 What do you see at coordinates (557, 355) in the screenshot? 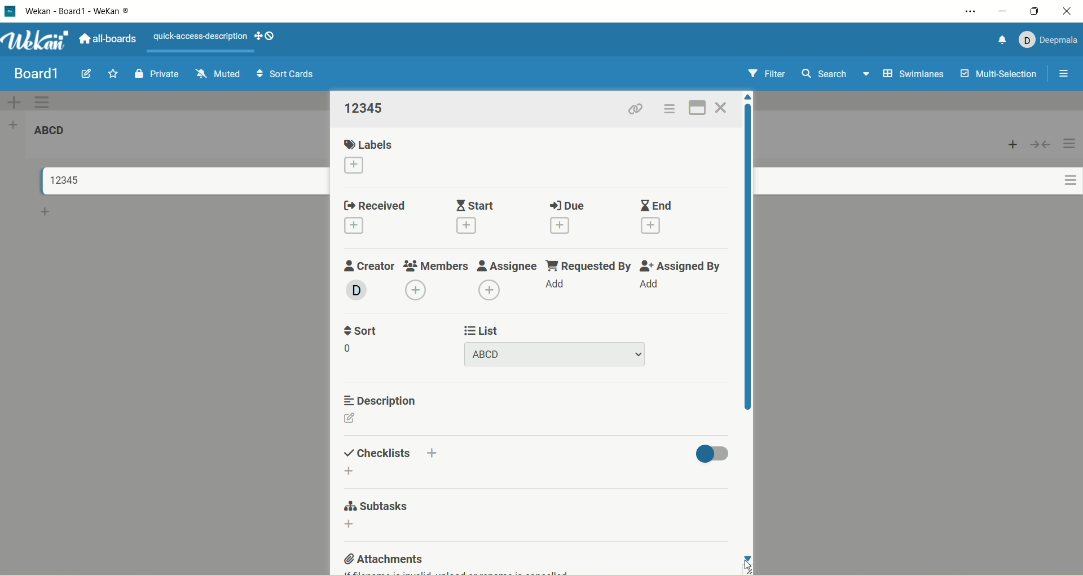
I see `title` at bounding box center [557, 355].